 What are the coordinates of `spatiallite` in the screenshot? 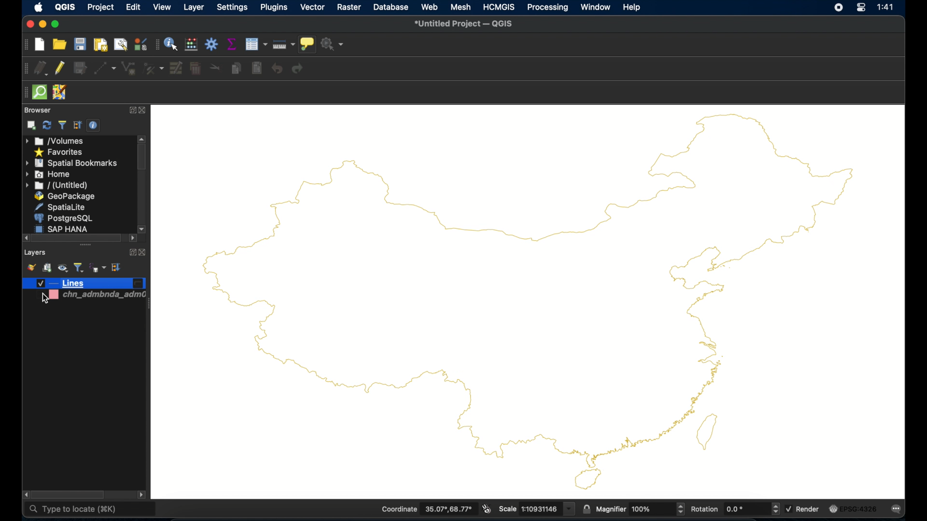 It's located at (59, 207).